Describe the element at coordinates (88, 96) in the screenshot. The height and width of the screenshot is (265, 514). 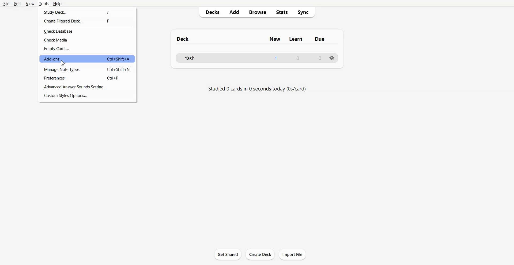
I see `Custom Styles Options` at that location.